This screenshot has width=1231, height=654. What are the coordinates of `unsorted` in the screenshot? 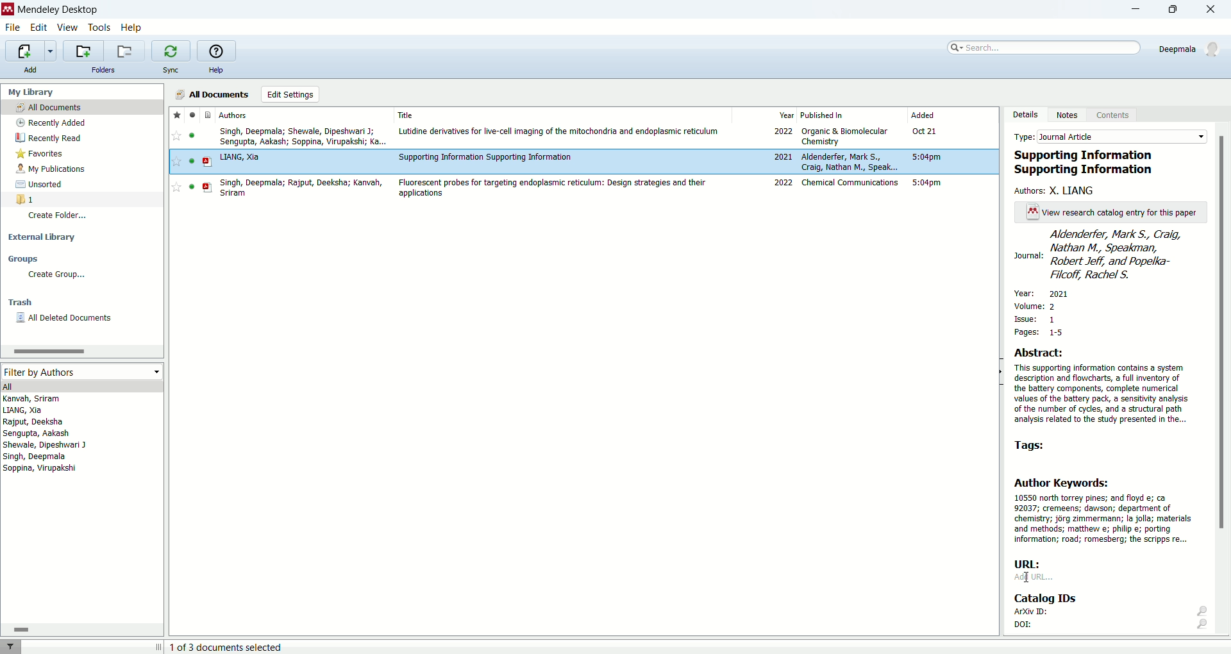 It's located at (42, 185).